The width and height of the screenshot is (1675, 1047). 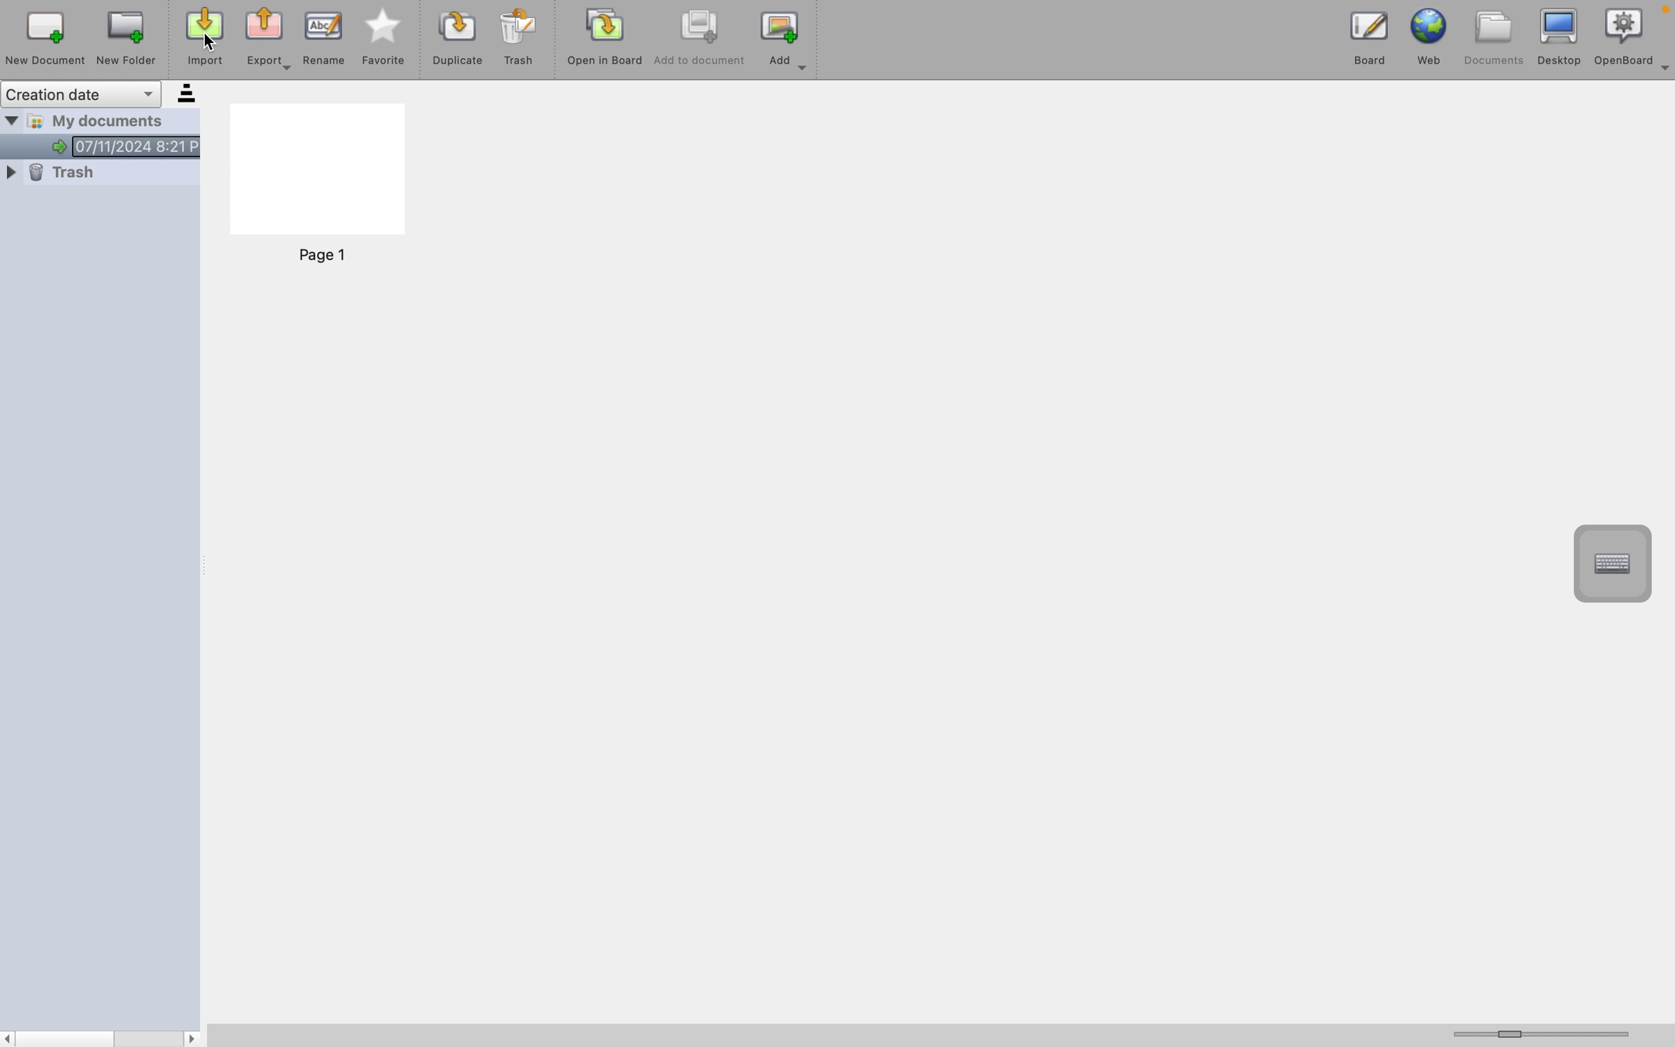 I want to click on favourite, so click(x=385, y=40).